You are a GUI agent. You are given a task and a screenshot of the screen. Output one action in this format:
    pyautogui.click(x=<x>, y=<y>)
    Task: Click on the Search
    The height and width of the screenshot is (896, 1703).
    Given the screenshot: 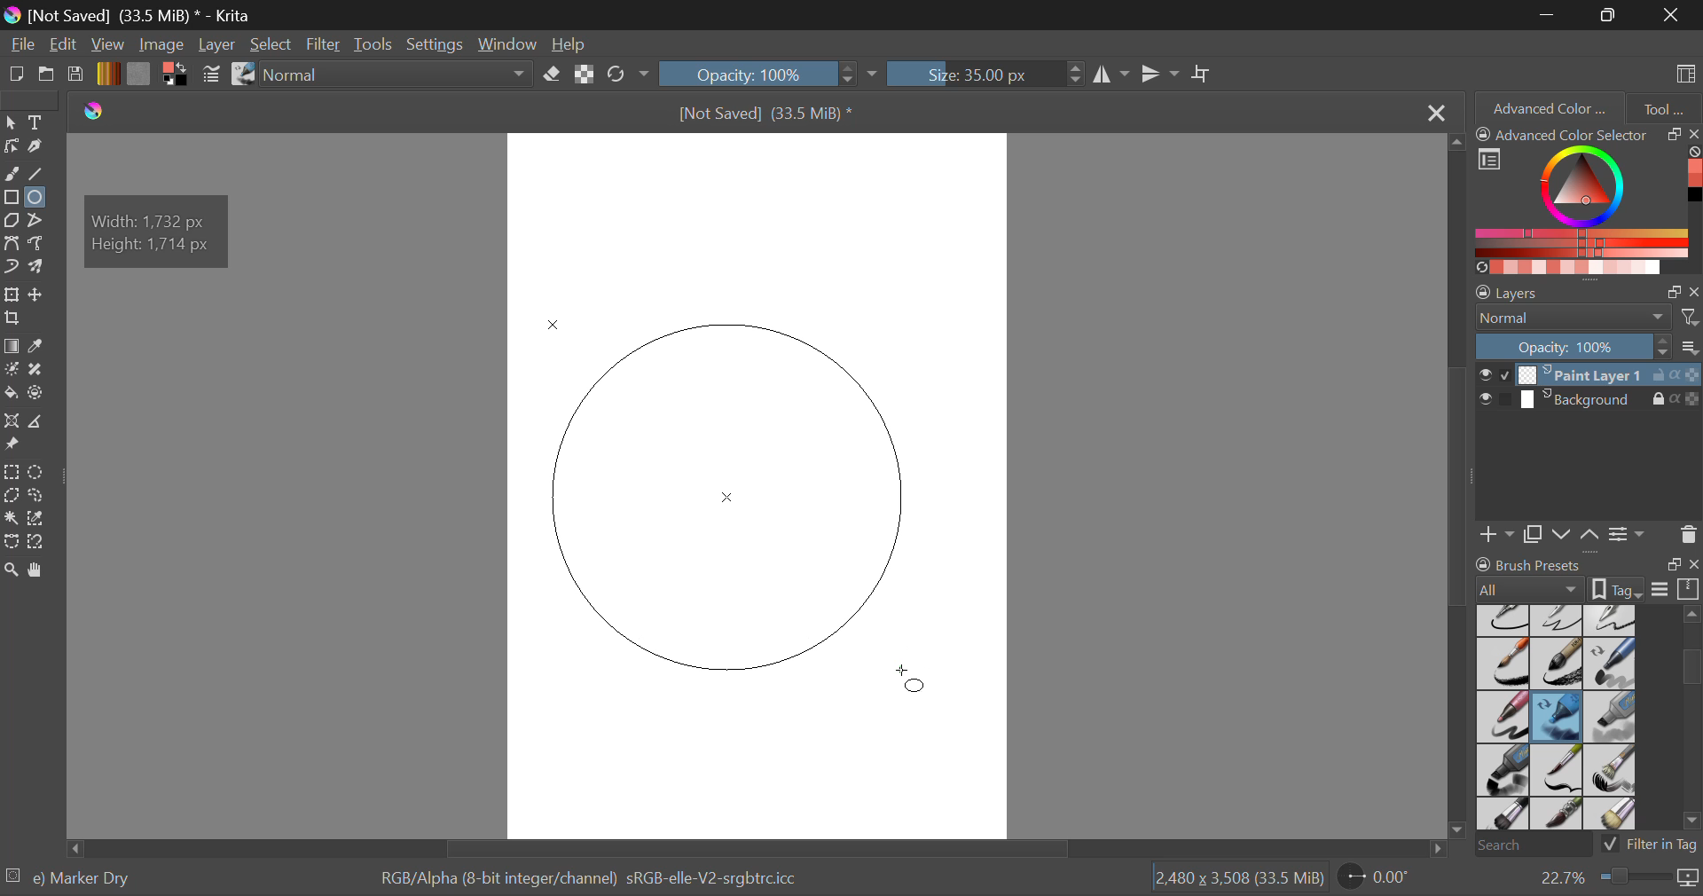 What is the action you would take?
    pyautogui.click(x=1528, y=846)
    